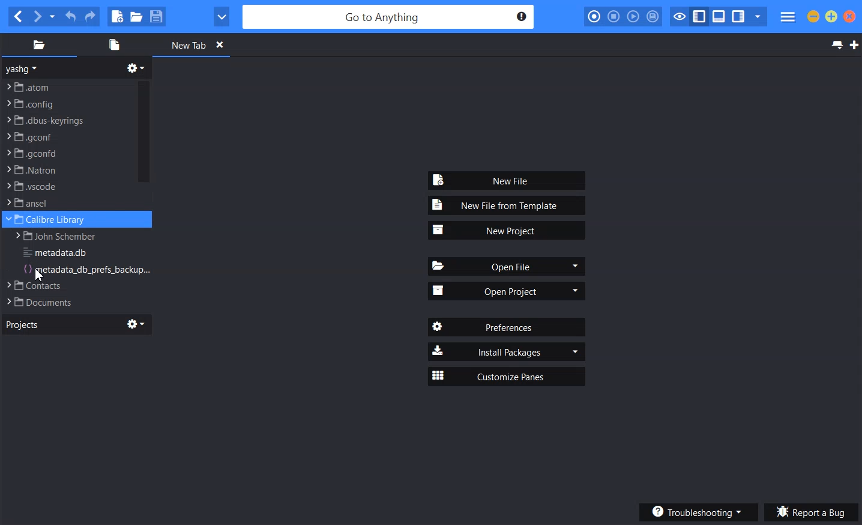 This screenshot has height=525, width=862. Describe the element at coordinates (521, 16) in the screenshot. I see `Notification` at that location.